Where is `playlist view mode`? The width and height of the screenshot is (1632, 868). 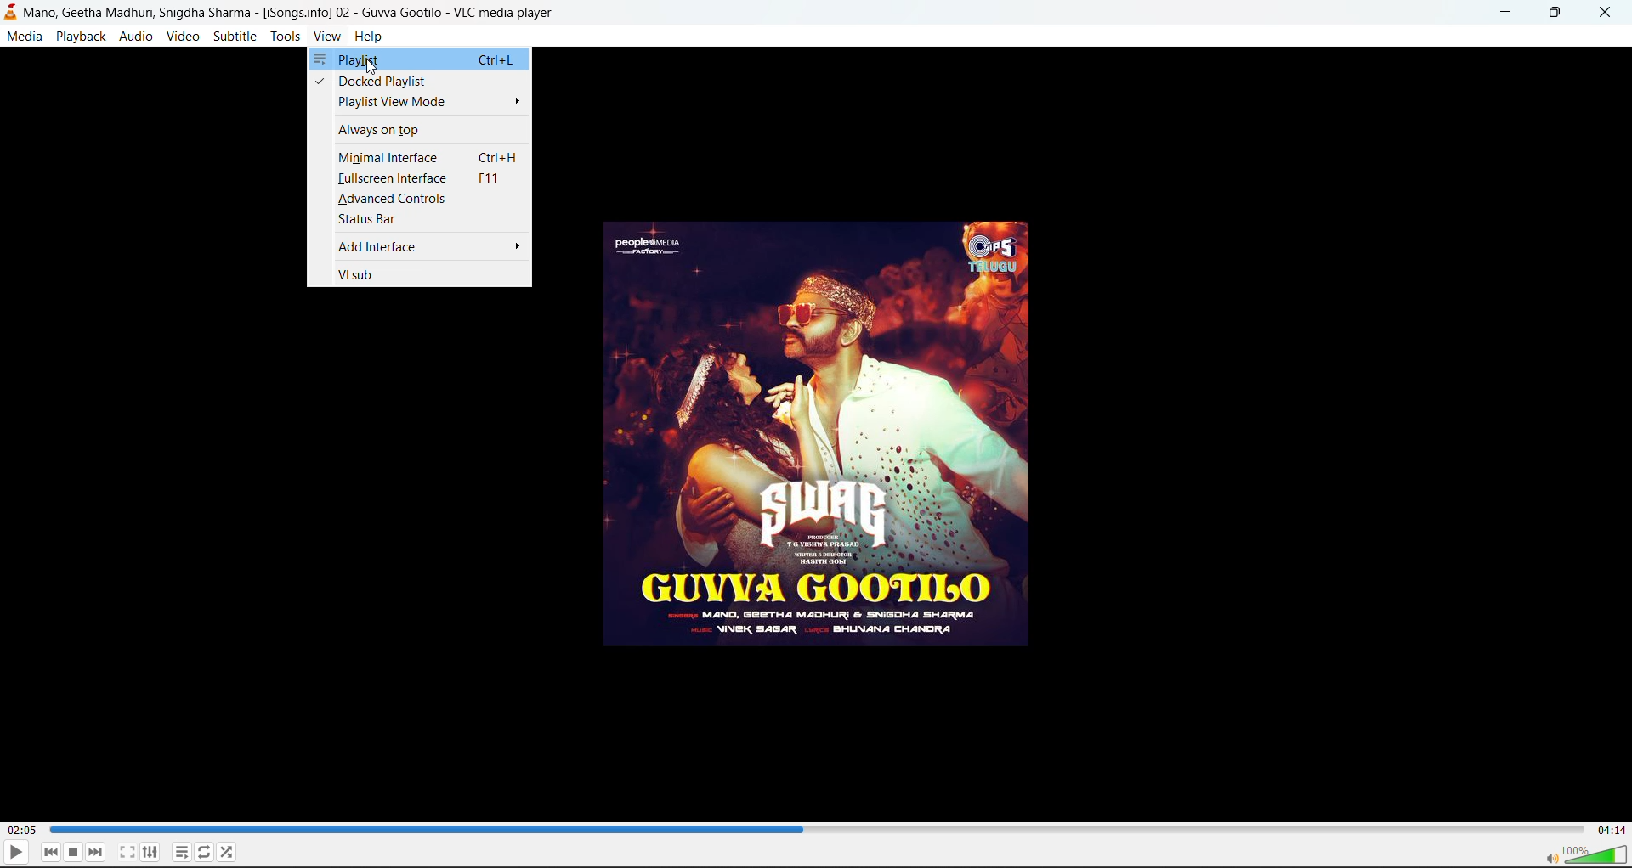
playlist view mode is located at coordinates (421, 103).